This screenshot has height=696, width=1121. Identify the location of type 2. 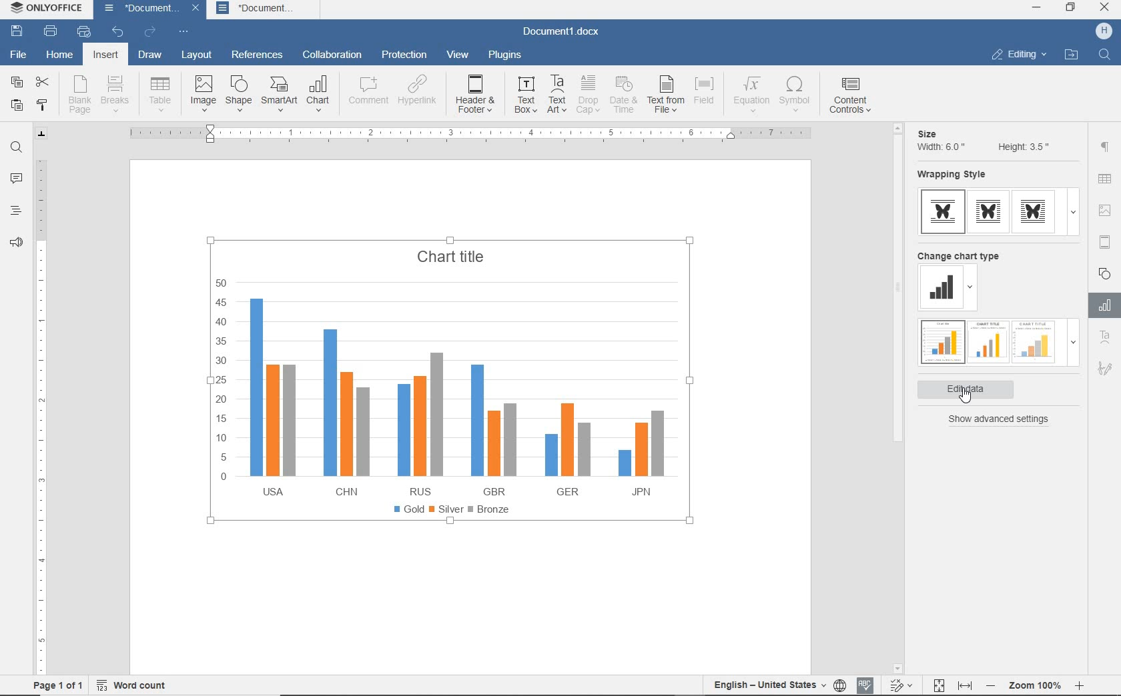
(988, 211).